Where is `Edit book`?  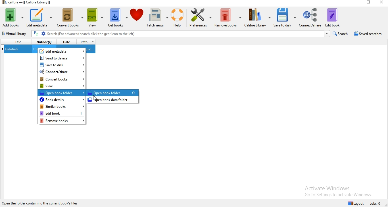
Edit book is located at coordinates (62, 113).